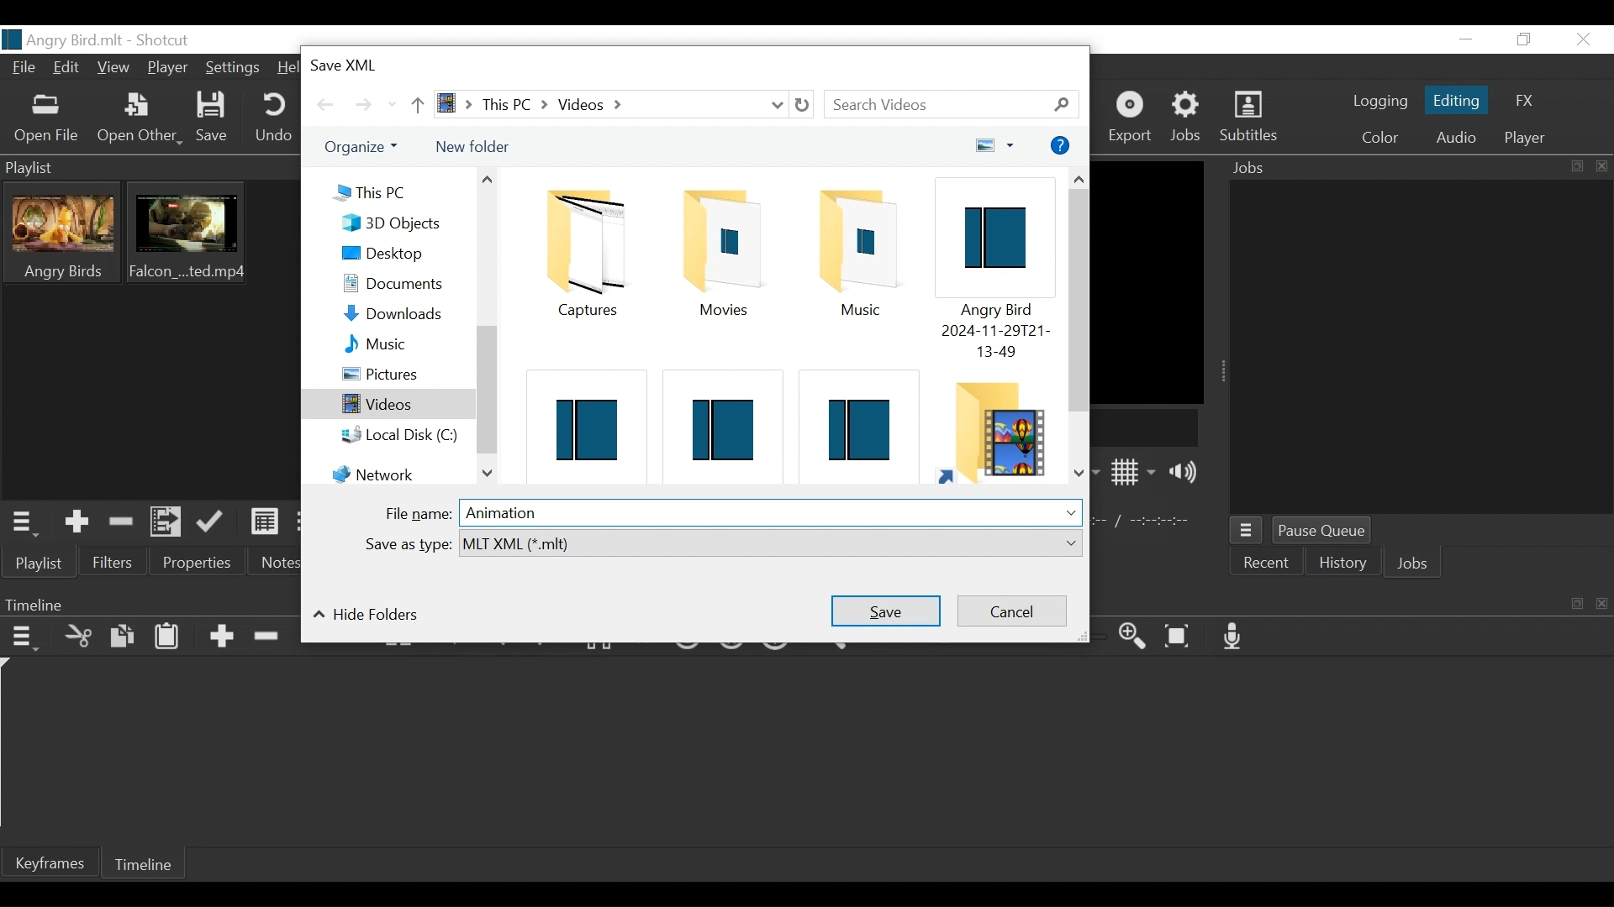 Image resolution: width=1614 pixels, height=907 pixels. I want to click on 3D Objects, so click(402, 224).